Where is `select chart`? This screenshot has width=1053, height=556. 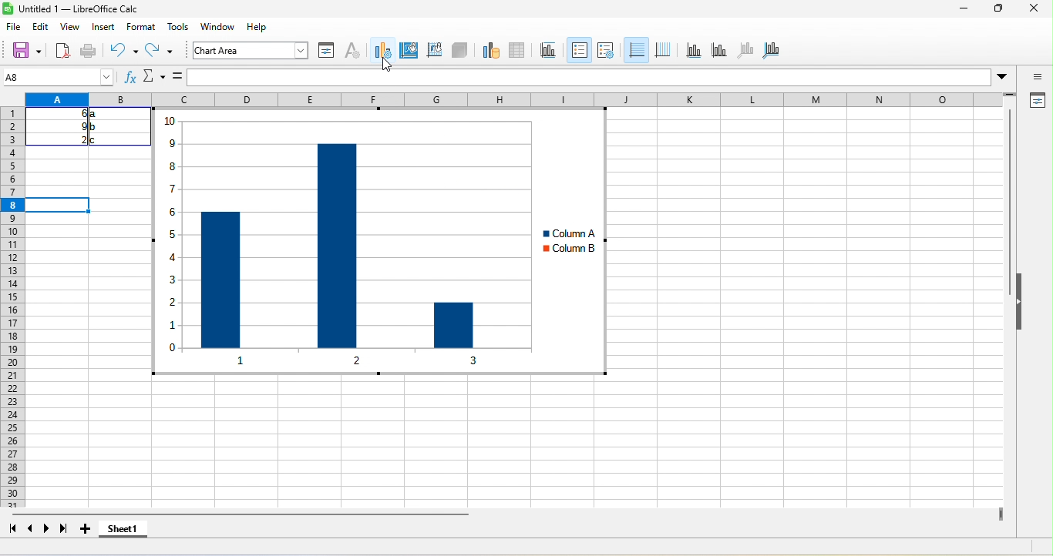 select chart is located at coordinates (382, 52).